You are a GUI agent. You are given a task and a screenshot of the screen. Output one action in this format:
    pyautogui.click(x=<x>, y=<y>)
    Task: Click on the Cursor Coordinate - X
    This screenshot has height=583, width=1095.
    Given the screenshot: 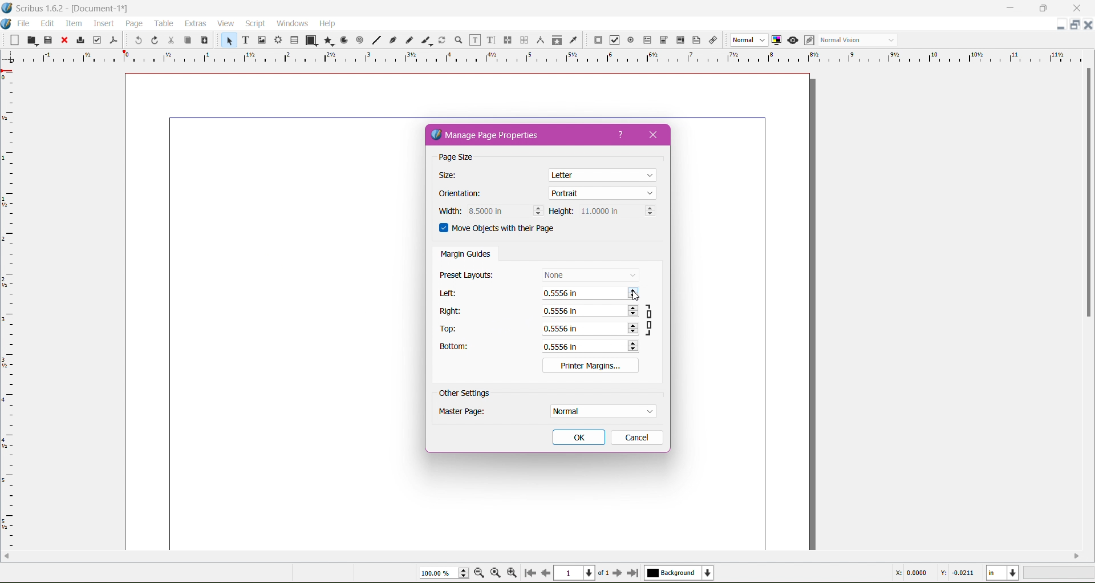 What is the action you would take?
    pyautogui.click(x=909, y=573)
    